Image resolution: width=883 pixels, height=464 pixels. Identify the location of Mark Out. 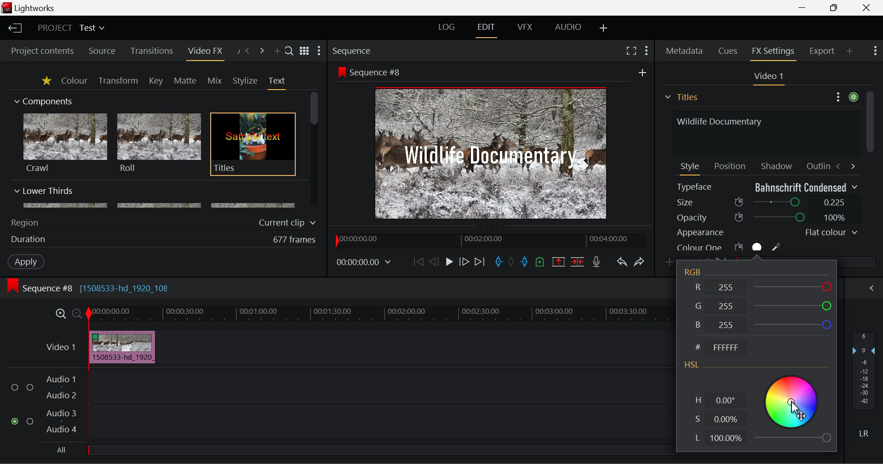
(525, 263).